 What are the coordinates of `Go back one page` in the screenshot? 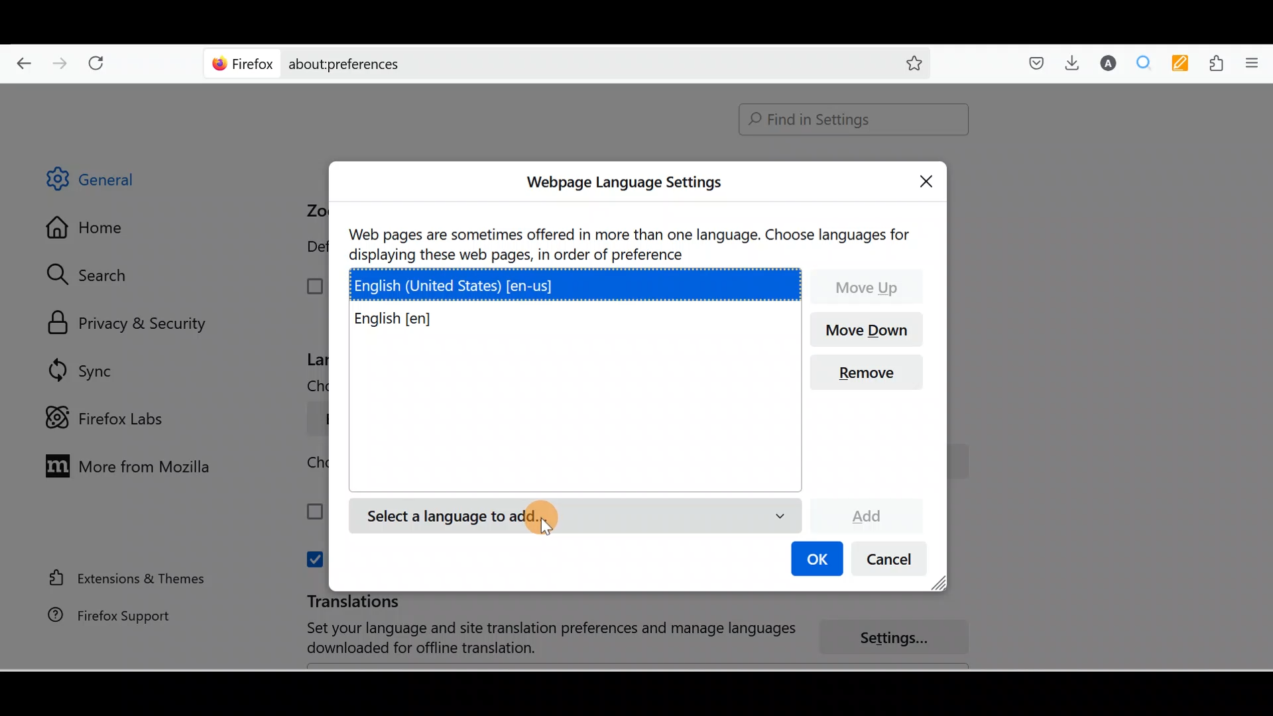 It's located at (19, 60).